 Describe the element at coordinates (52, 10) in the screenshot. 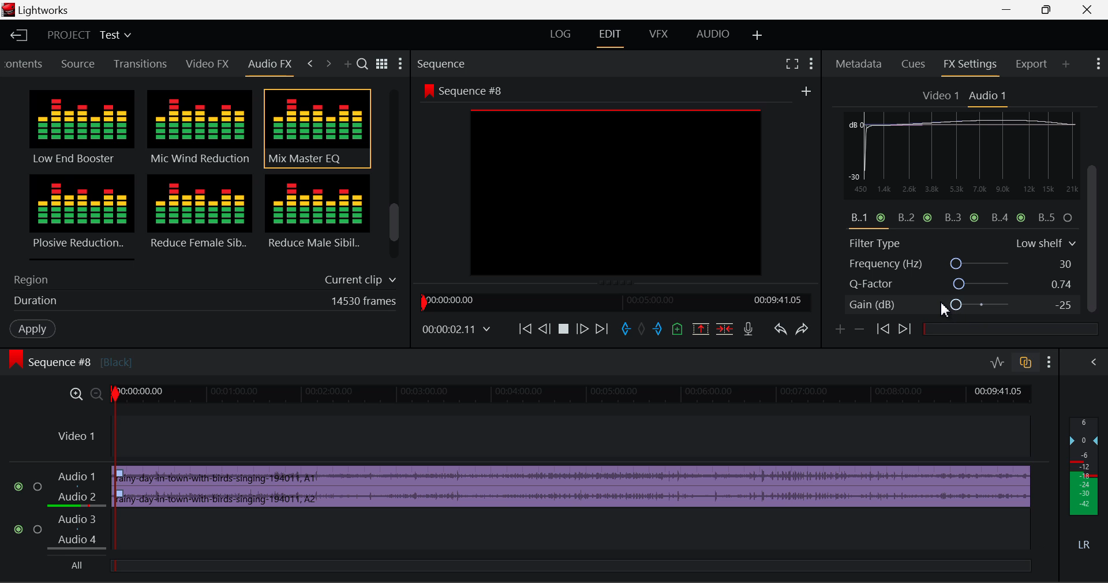

I see `Lightworks` at that location.